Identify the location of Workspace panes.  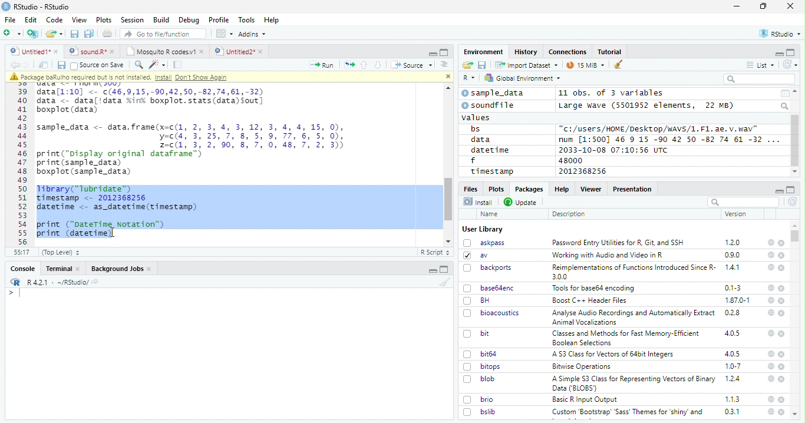
(225, 34).